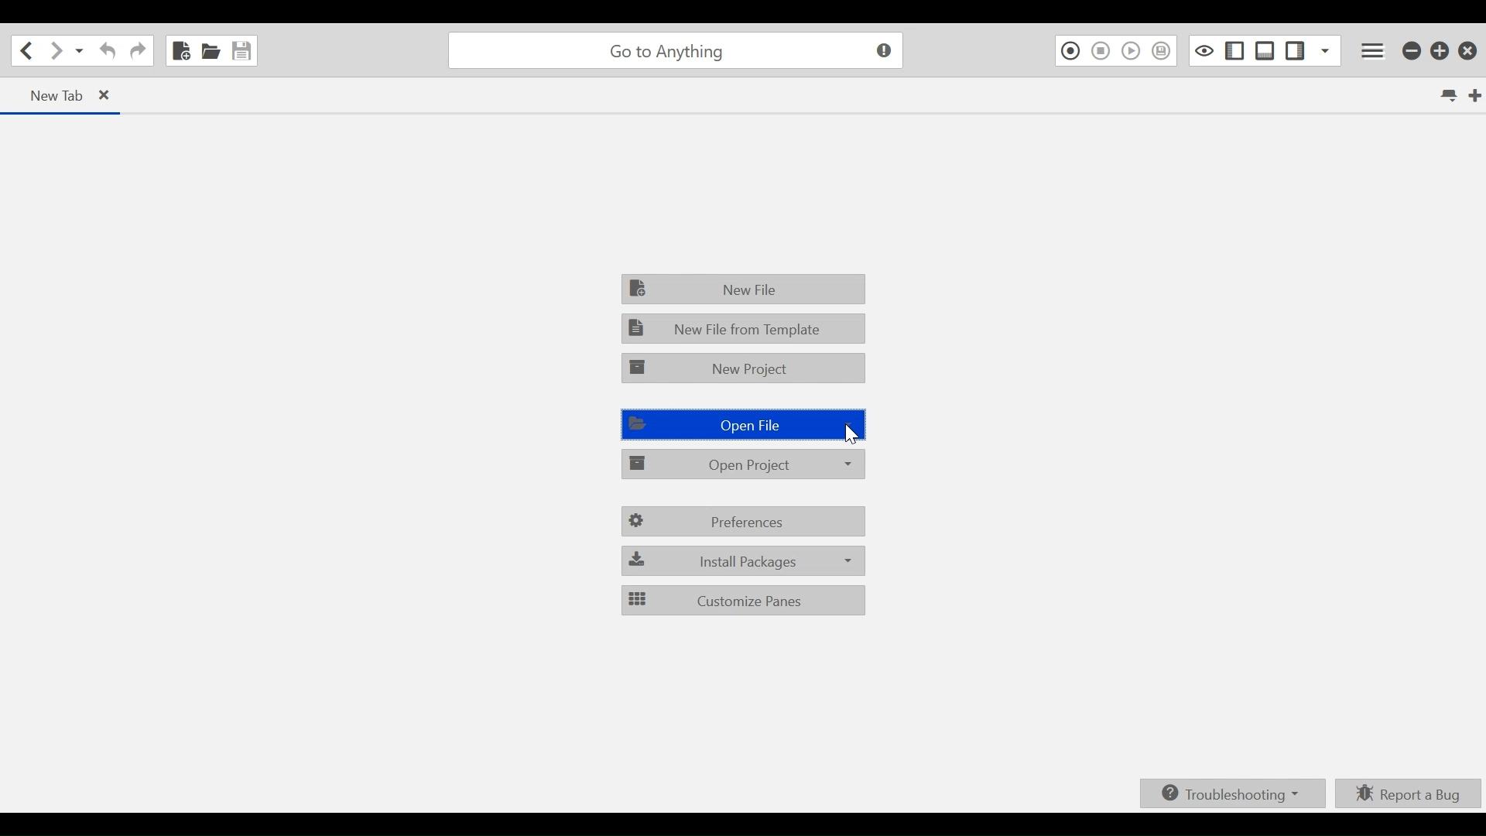 The height and width of the screenshot is (836, 1486). What do you see at coordinates (1237, 50) in the screenshot?
I see `Show/Hide Left Pane` at bounding box center [1237, 50].